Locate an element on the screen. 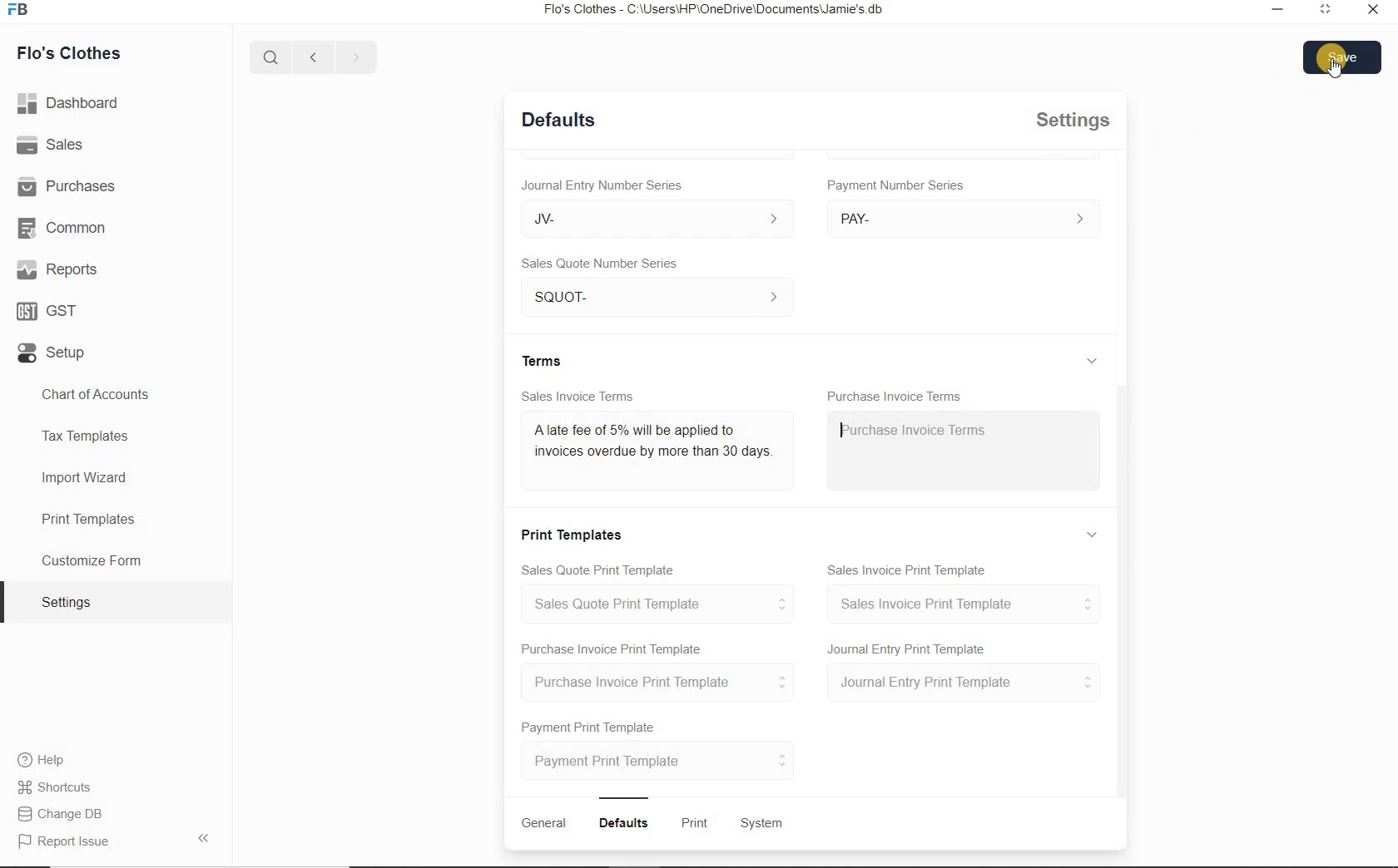 This screenshot has width=1398, height=868. Expand is located at coordinates (1323, 10).